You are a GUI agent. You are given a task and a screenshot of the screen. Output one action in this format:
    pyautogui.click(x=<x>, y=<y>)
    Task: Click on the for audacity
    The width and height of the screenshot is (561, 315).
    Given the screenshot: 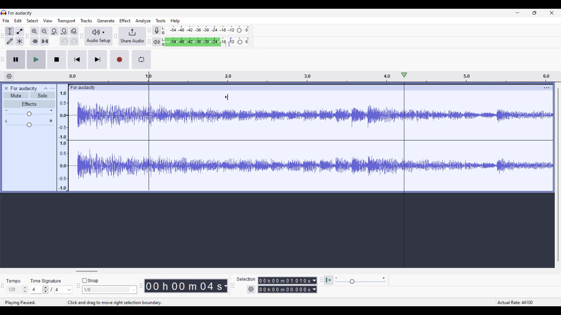 What is the action you would take?
    pyautogui.click(x=24, y=89)
    